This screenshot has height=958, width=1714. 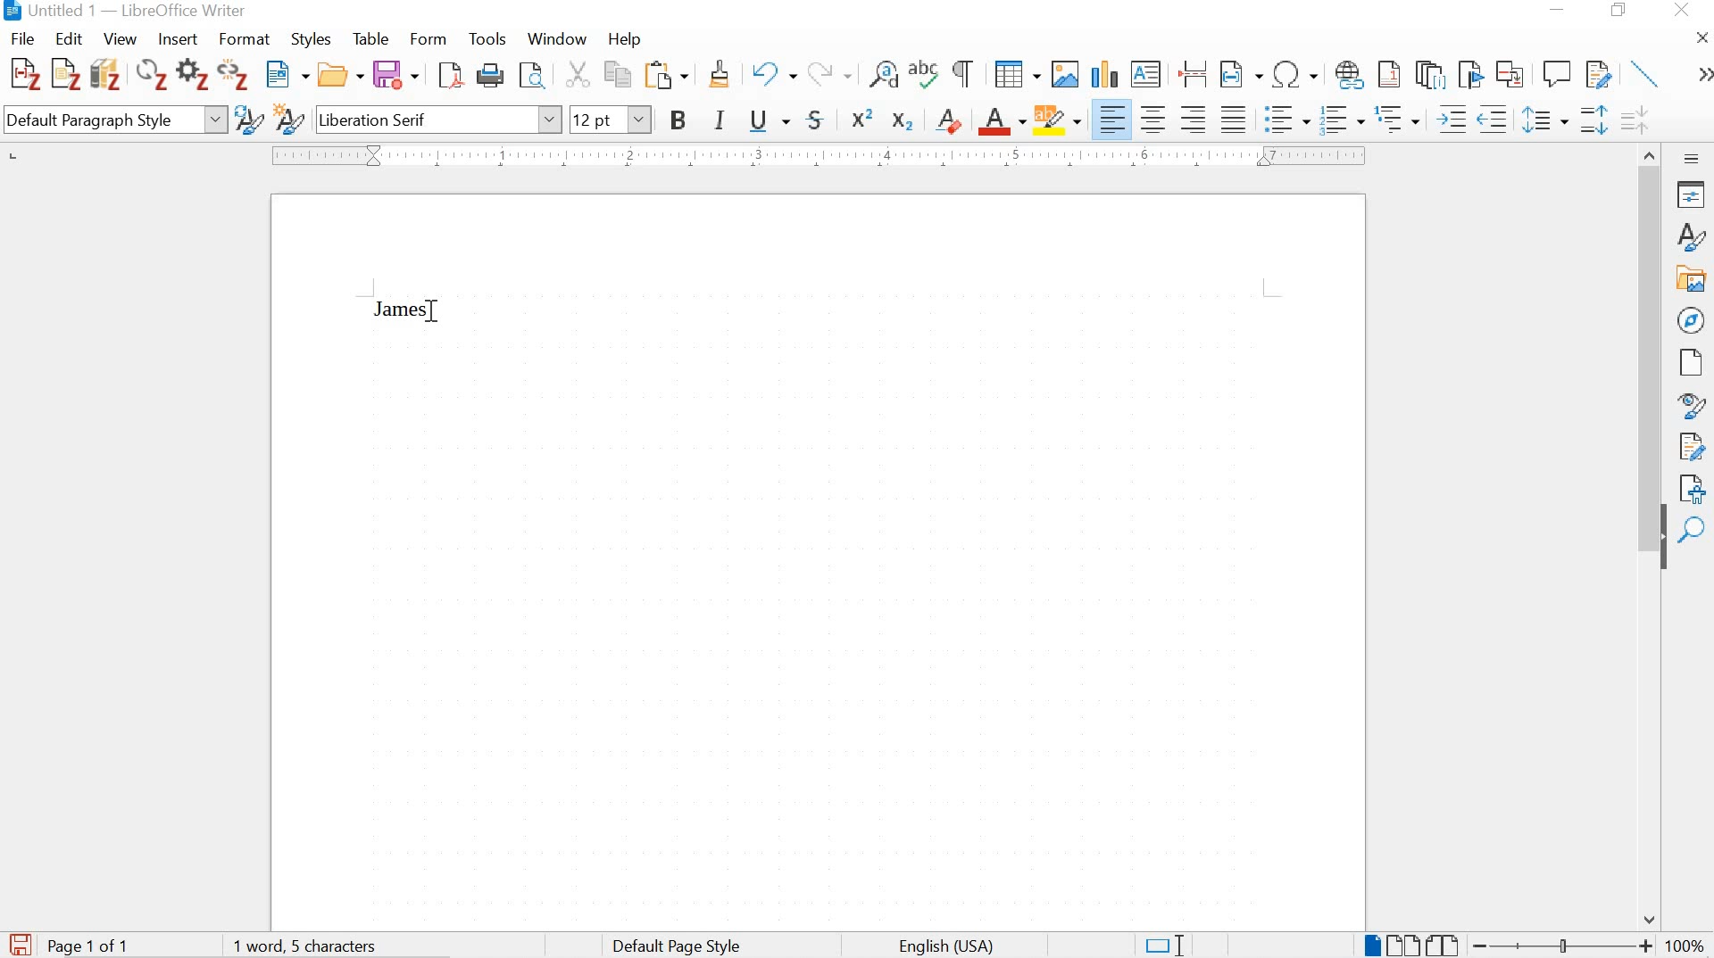 I want to click on insert footnote, so click(x=1350, y=76).